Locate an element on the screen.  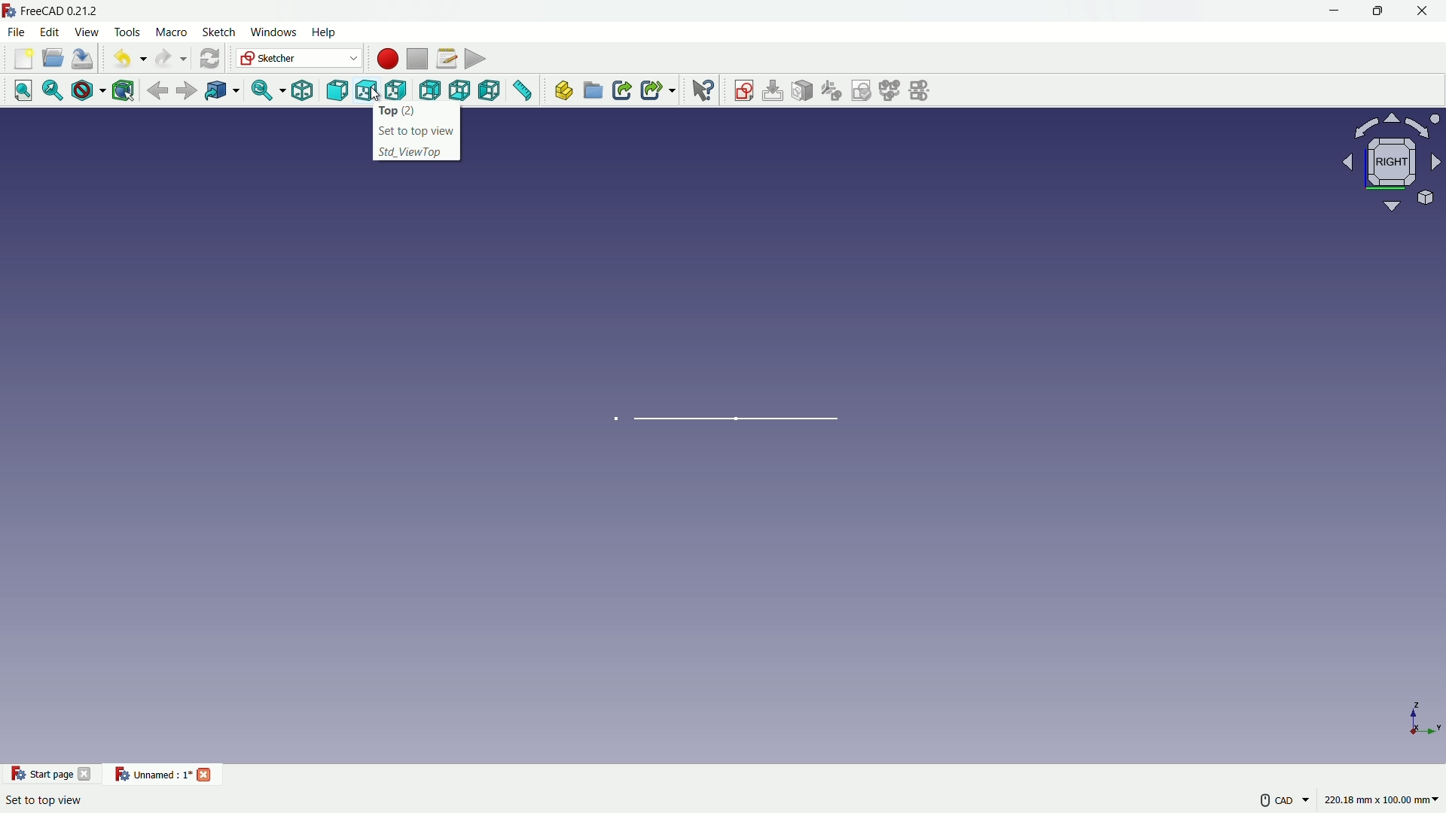
edit sketch is located at coordinates (773, 90).